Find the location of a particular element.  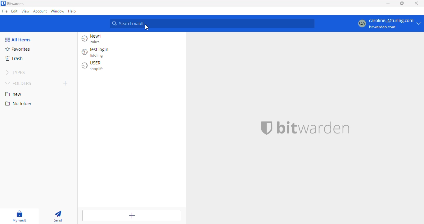

minimize is located at coordinates (388, 3).